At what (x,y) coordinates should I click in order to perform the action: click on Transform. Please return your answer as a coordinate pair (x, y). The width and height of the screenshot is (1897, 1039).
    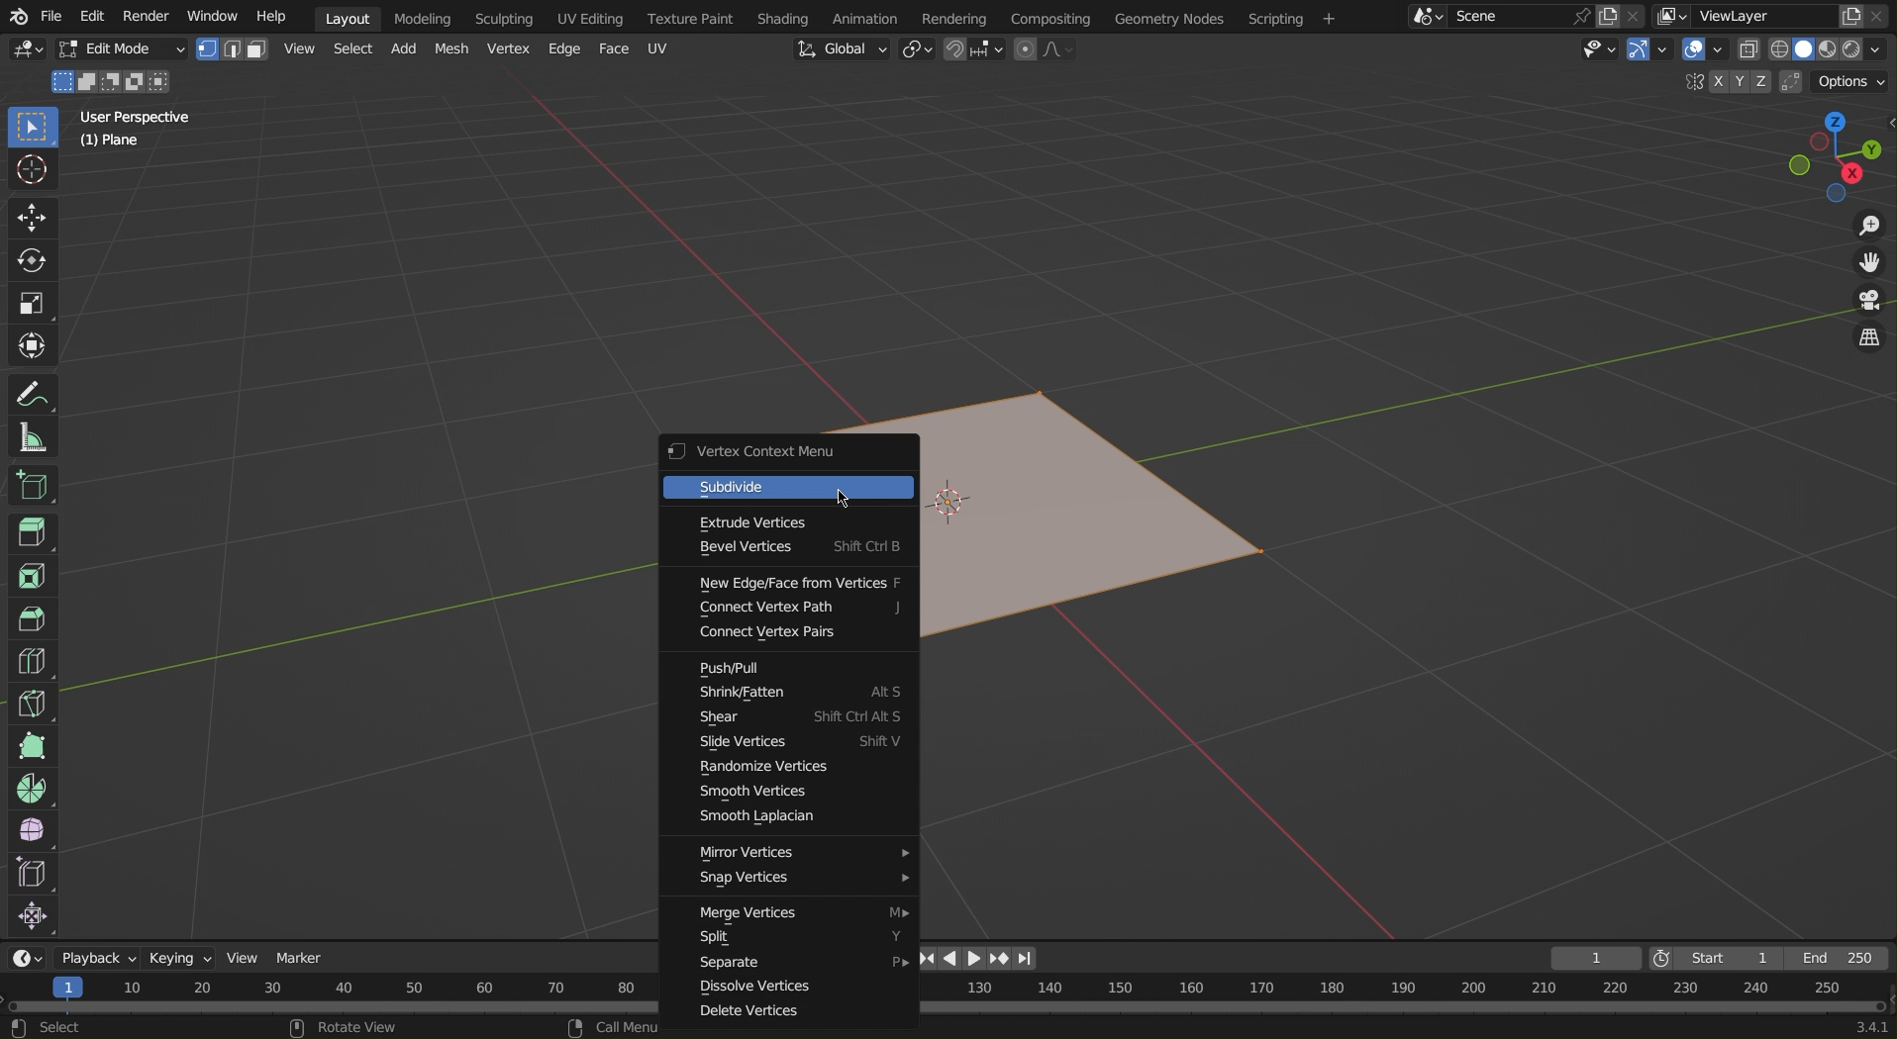
    Looking at the image, I should click on (35, 345).